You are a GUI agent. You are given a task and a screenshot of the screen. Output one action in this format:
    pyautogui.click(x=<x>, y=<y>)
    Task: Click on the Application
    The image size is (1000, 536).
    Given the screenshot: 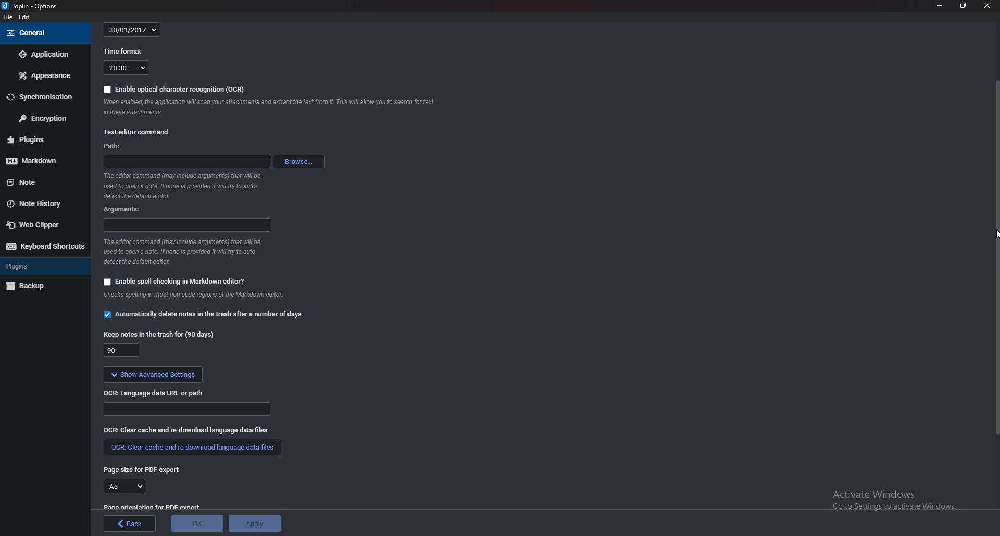 What is the action you would take?
    pyautogui.click(x=44, y=55)
    